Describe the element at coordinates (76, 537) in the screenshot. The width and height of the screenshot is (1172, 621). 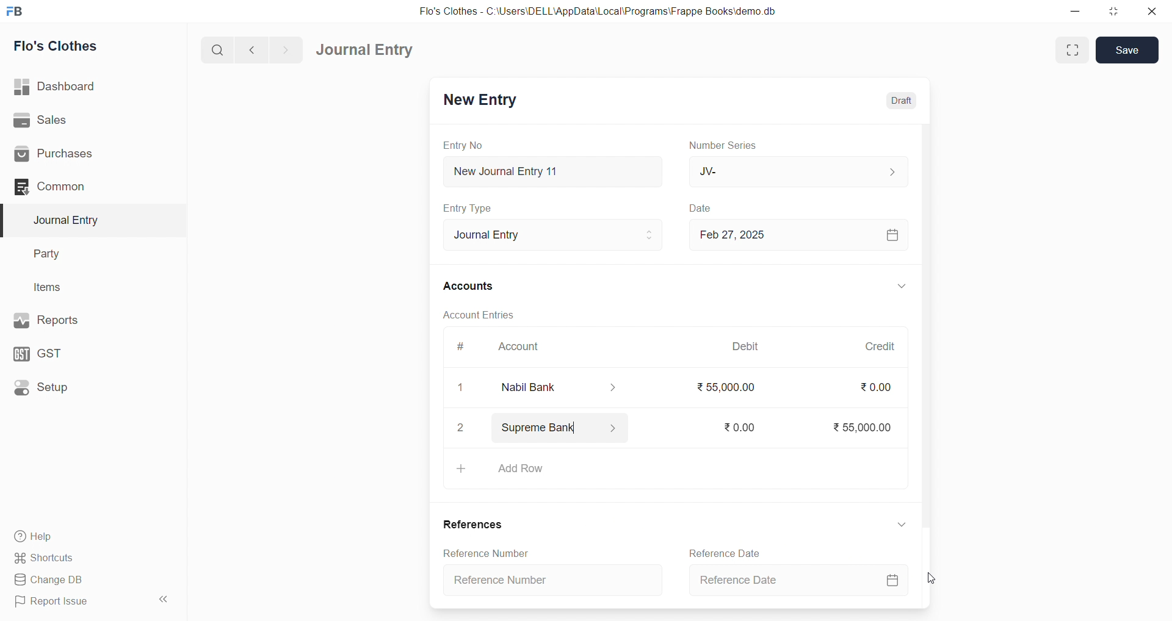
I see `Help` at that location.